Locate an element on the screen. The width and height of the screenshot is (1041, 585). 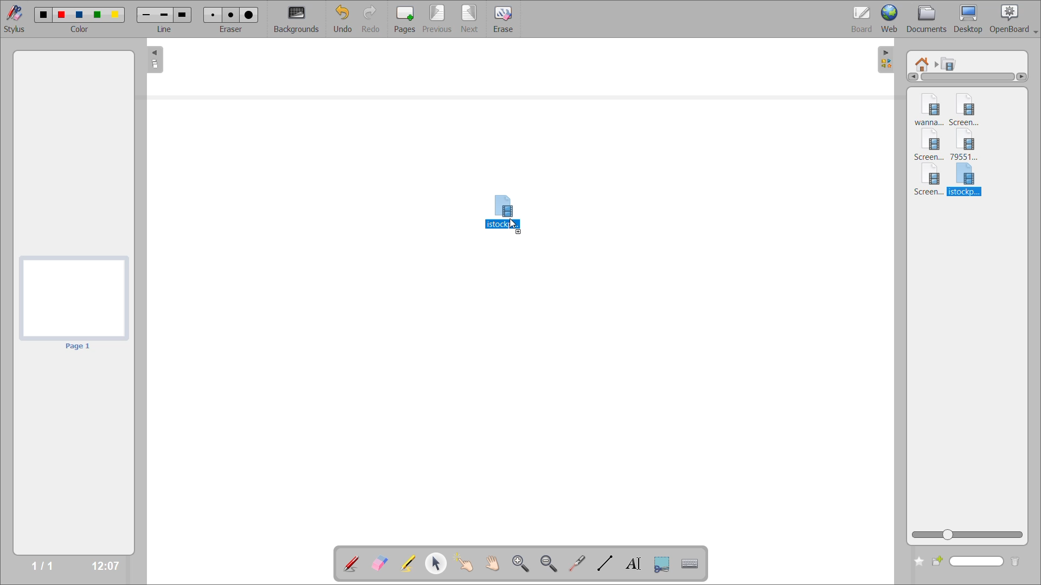
horizontal scroll bar is located at coordinates (972, 80).